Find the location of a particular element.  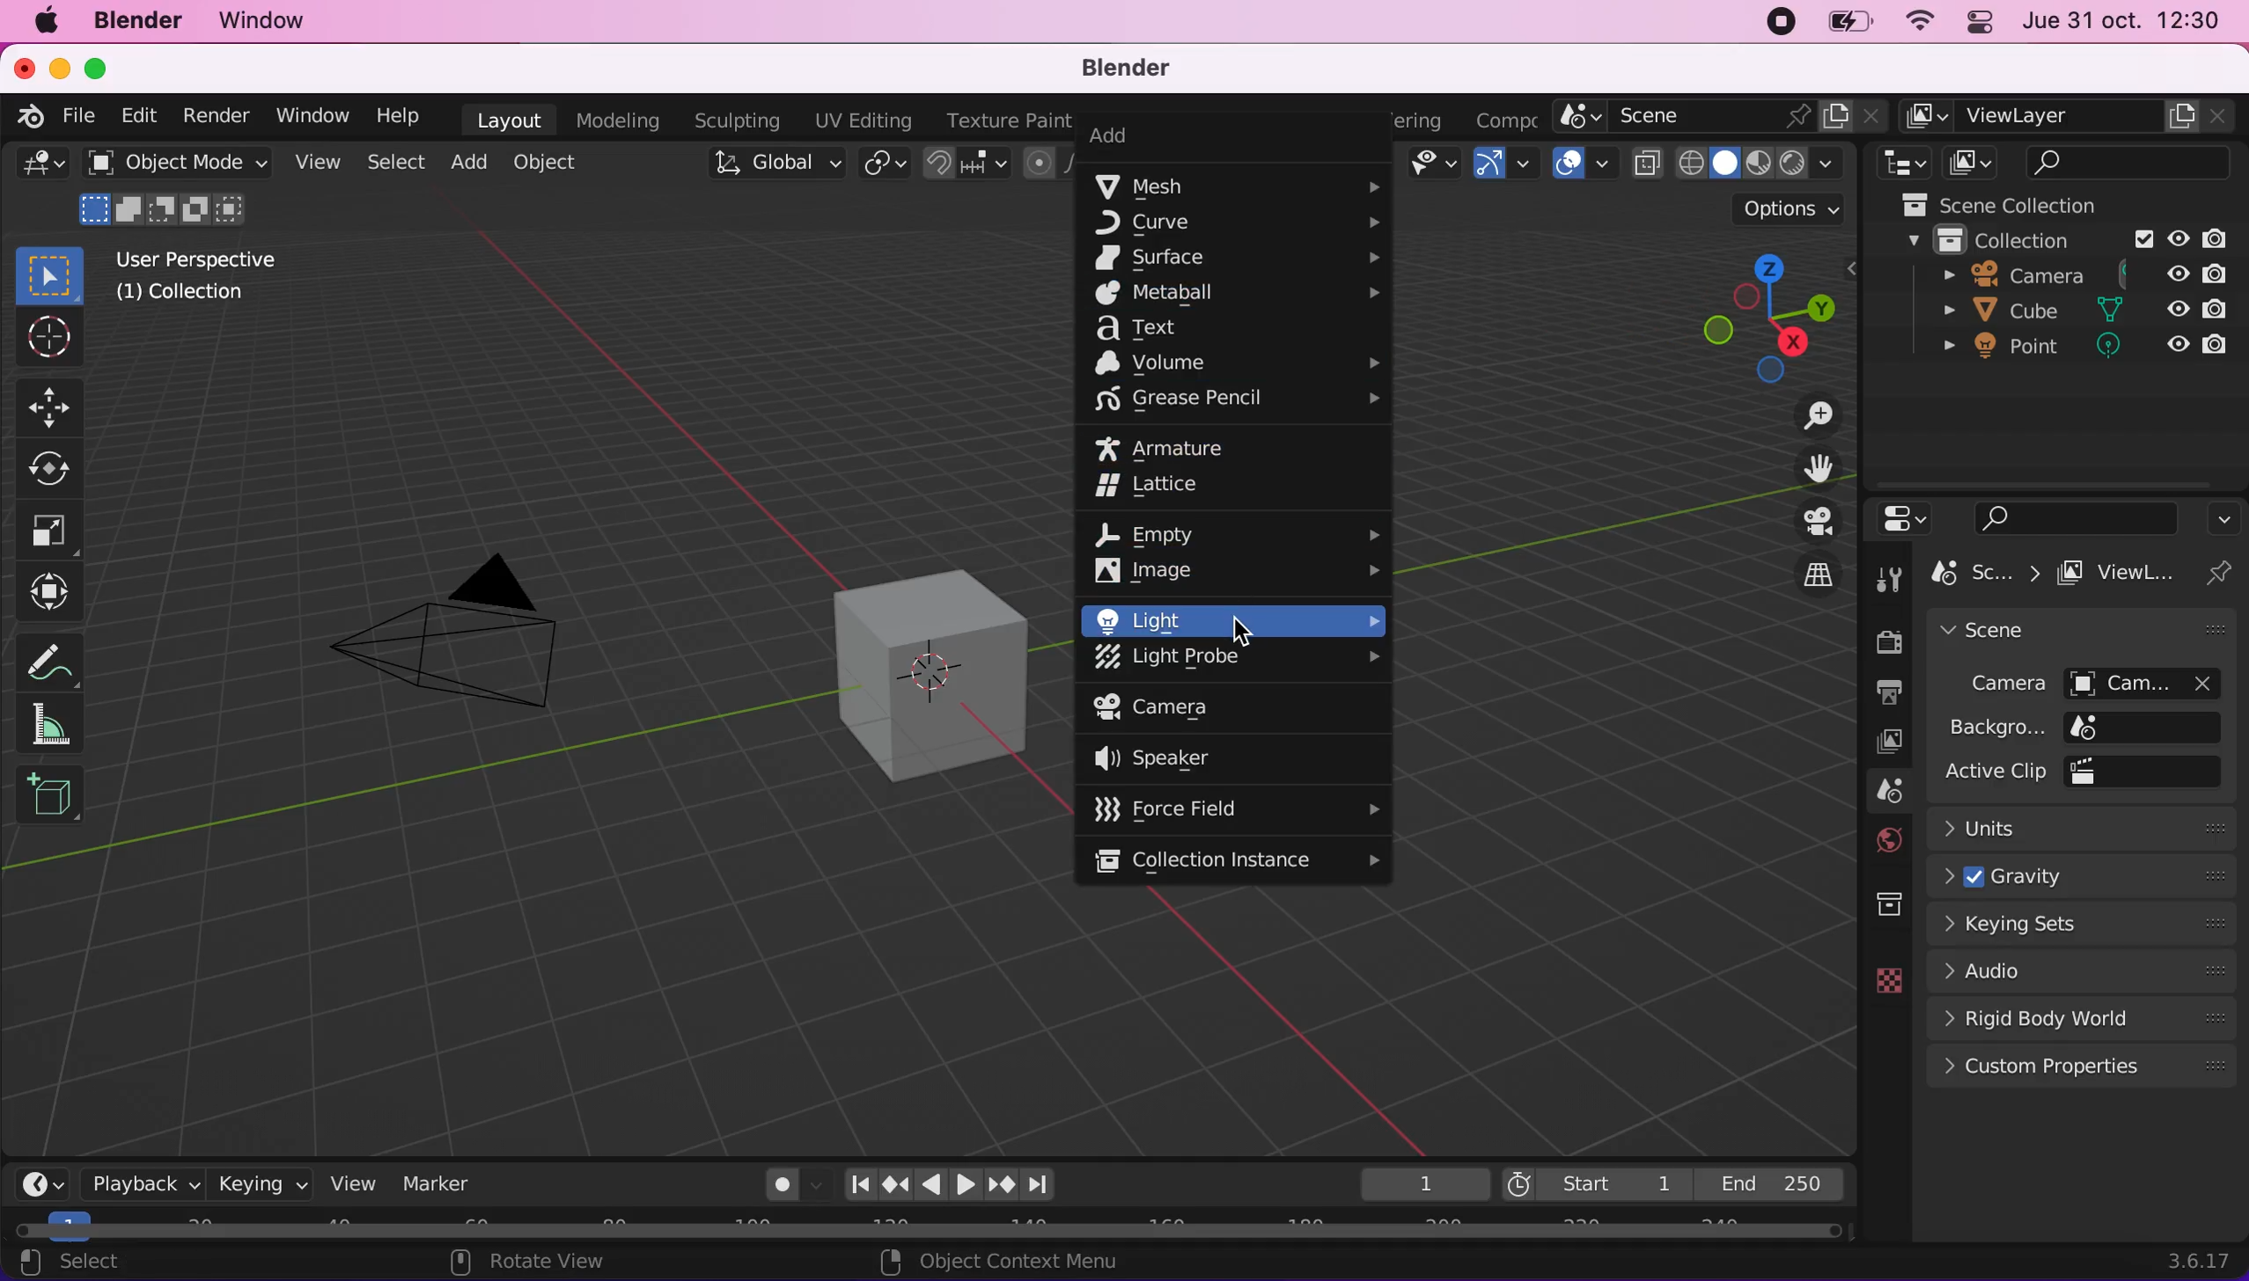

cursor is located at coordinates (48, 338).